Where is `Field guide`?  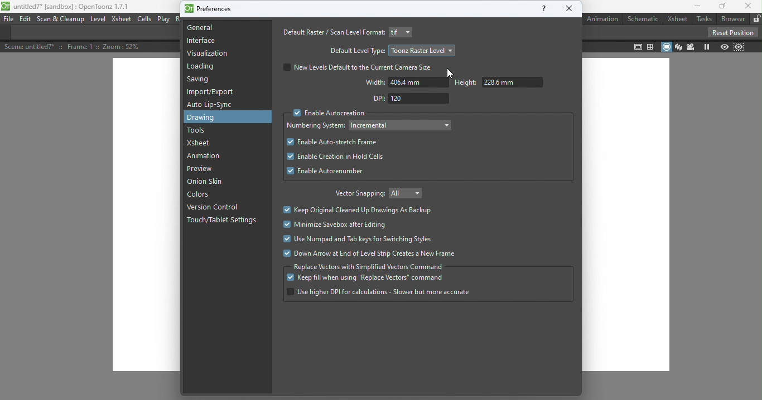 Field guide is located at coordinates (652, 46).